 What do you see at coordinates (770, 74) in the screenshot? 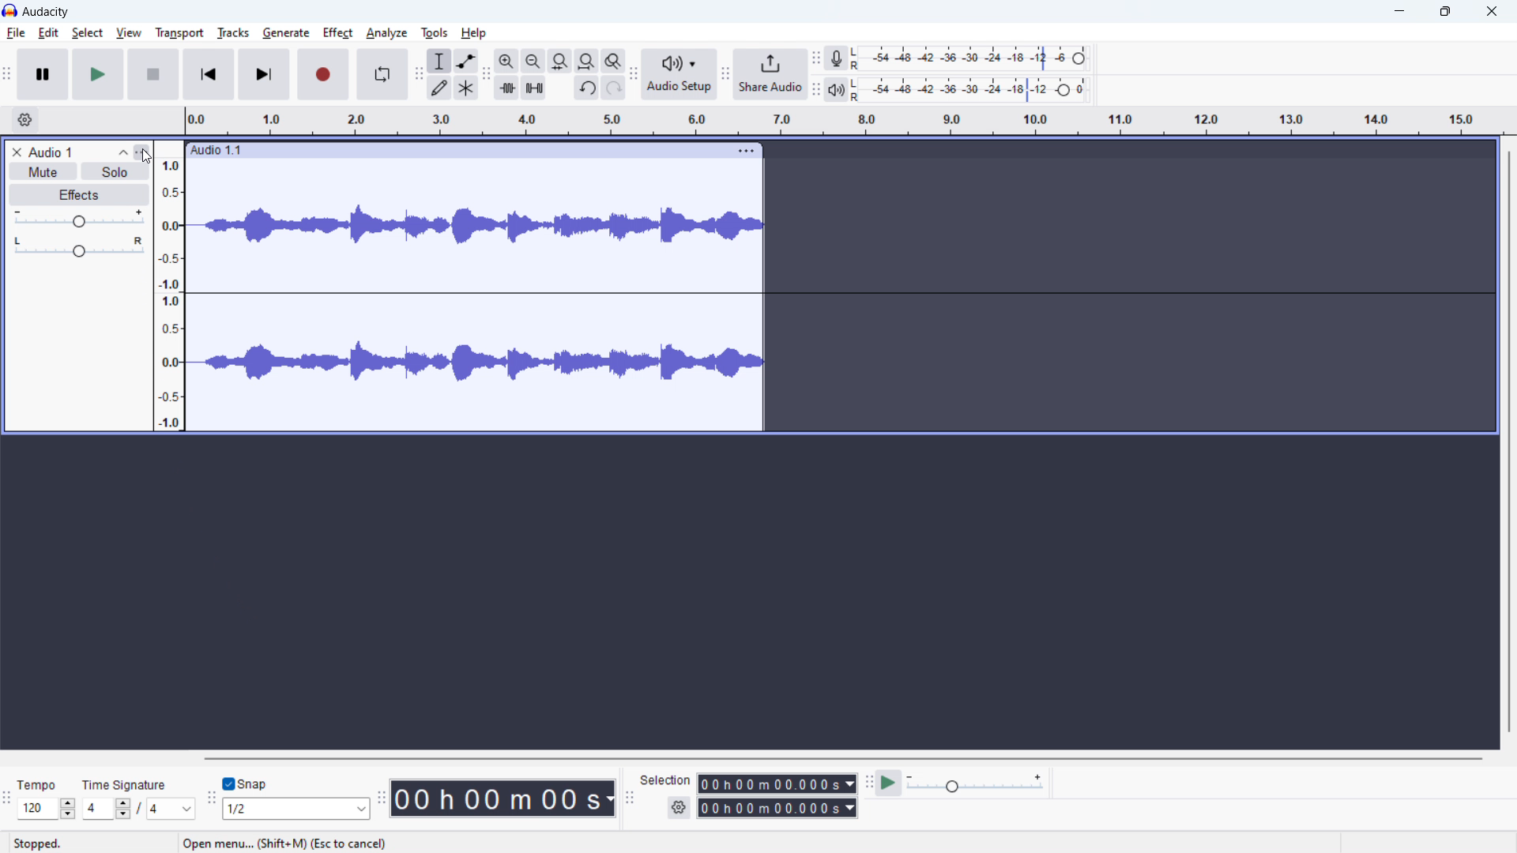
I see `share audio` at bounding box center [770, 74].